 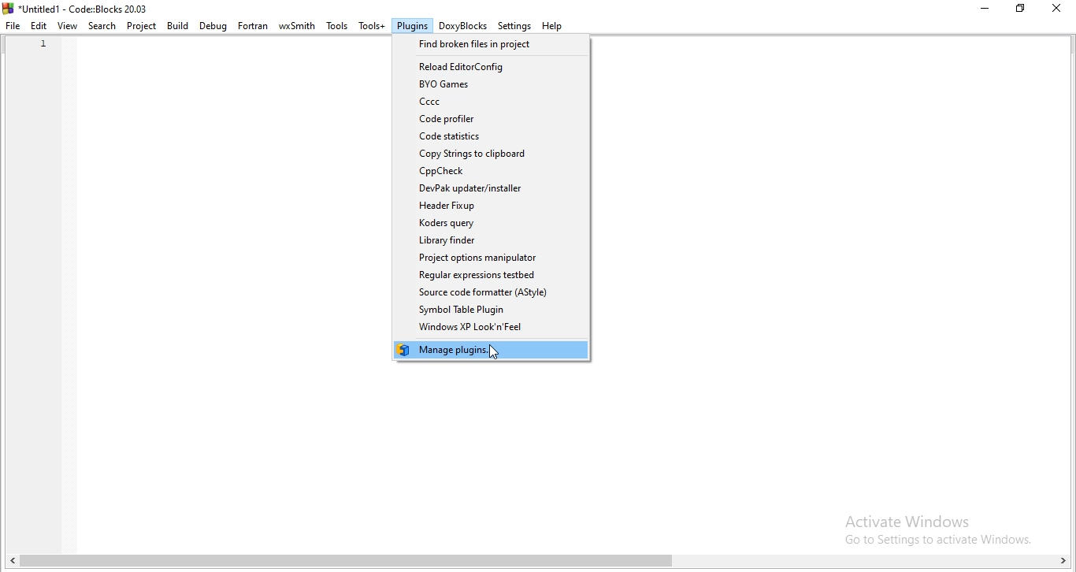 What do you see at coordinates (541, 563) in the screenshot?
I see `scroll bar` at bounding box center [541, 563].